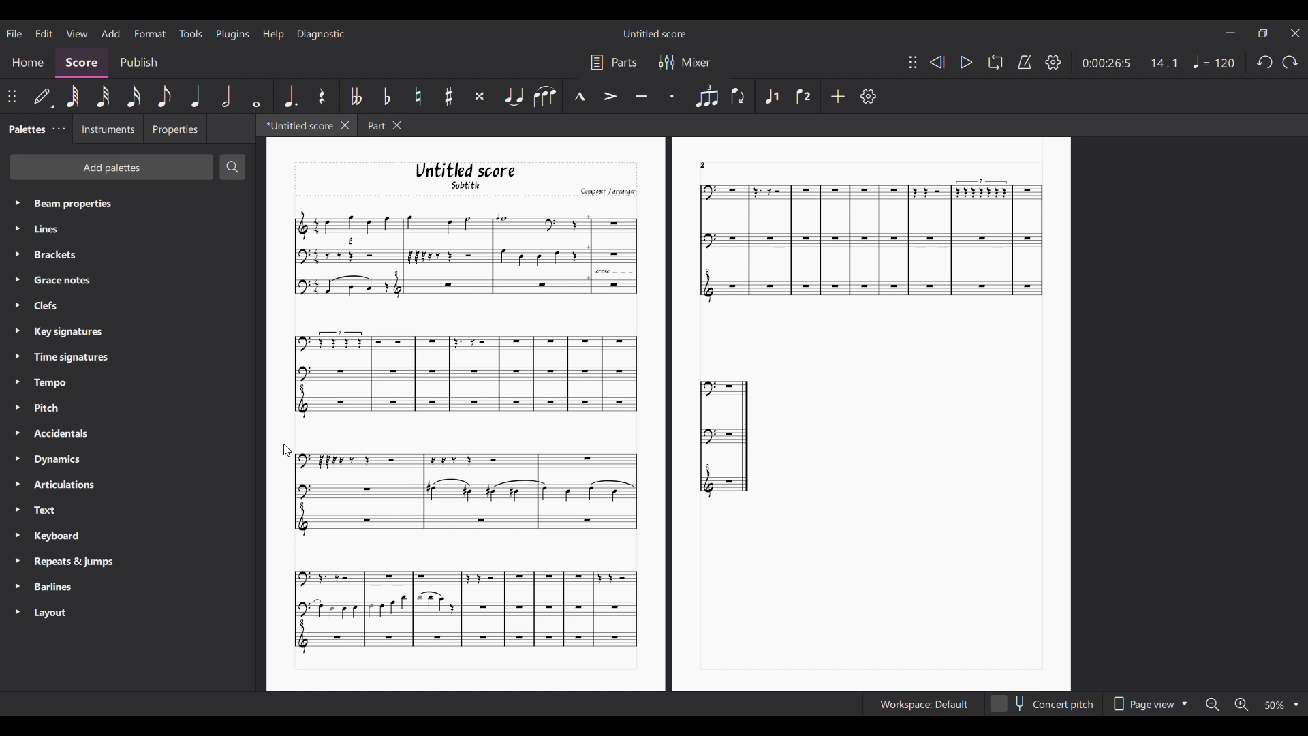 The height and width of the screenshot is (736, 1308). Describe the element at coordinates (59, 488) in the screenshot. I see `> Articulations` at that location.